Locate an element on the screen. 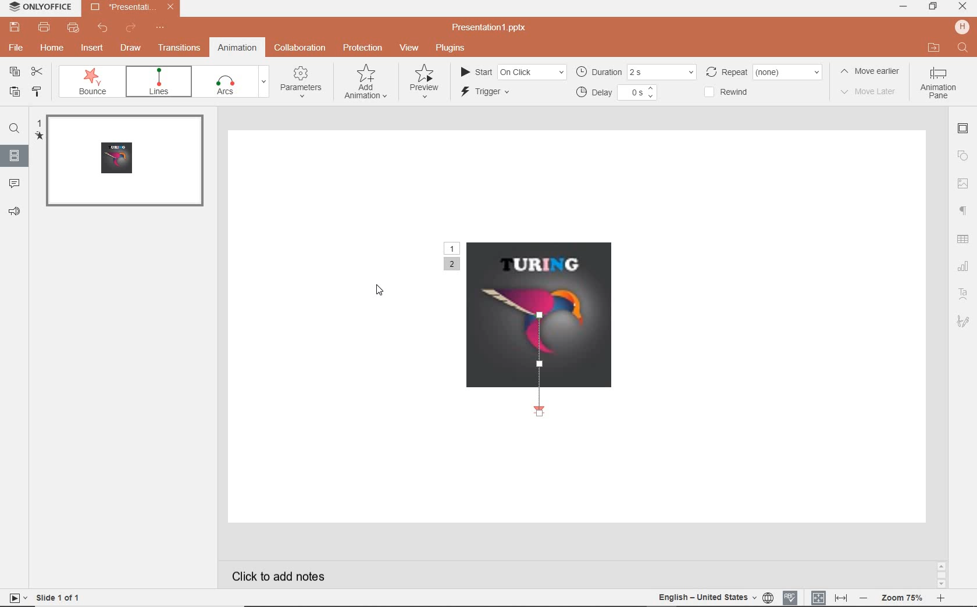 Image resolution: width=977 pixels, height=607 pixels. trigger is located at coordinates (497, 94).